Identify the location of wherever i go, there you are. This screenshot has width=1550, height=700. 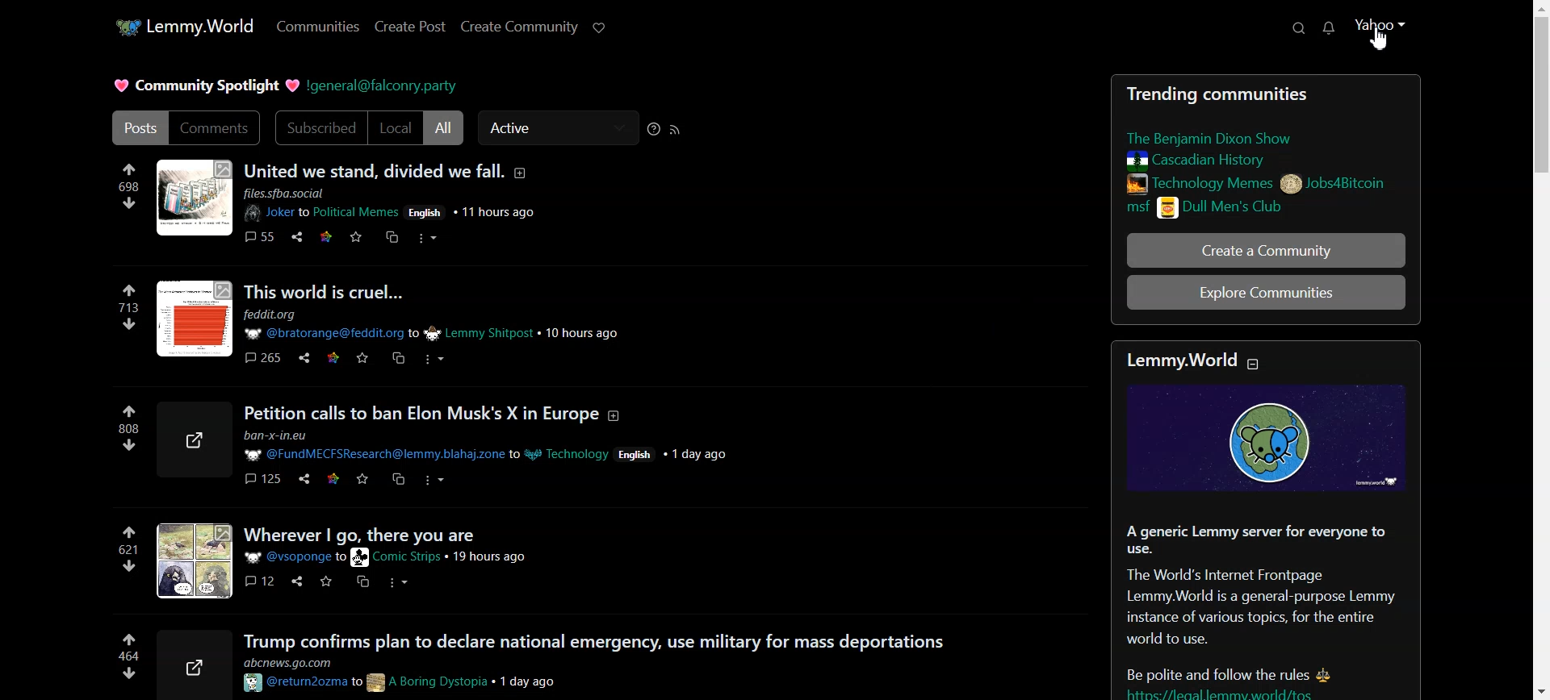
(399, 535).